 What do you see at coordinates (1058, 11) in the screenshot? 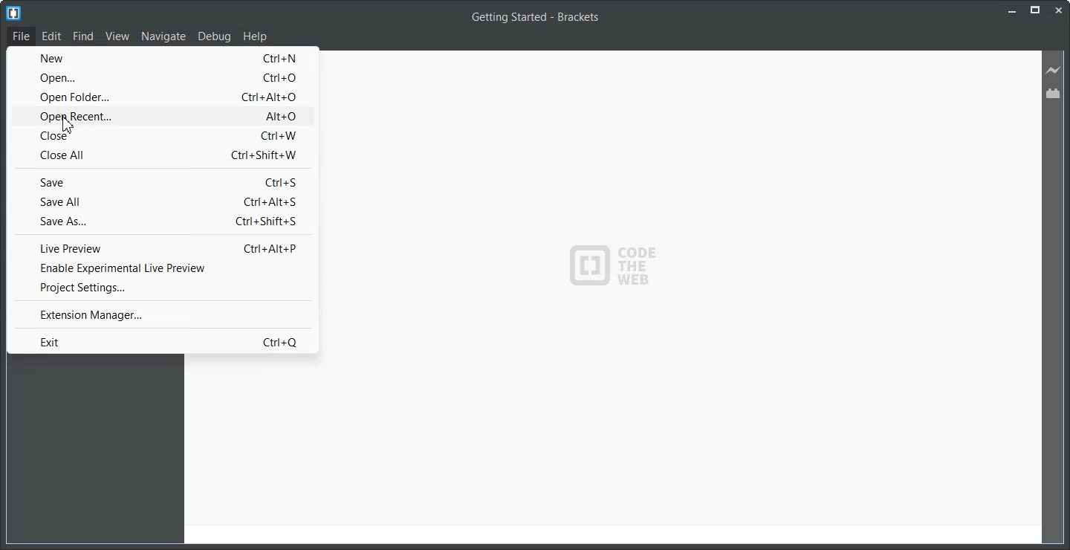
I see `Close` at bounding box center [1058, 11].